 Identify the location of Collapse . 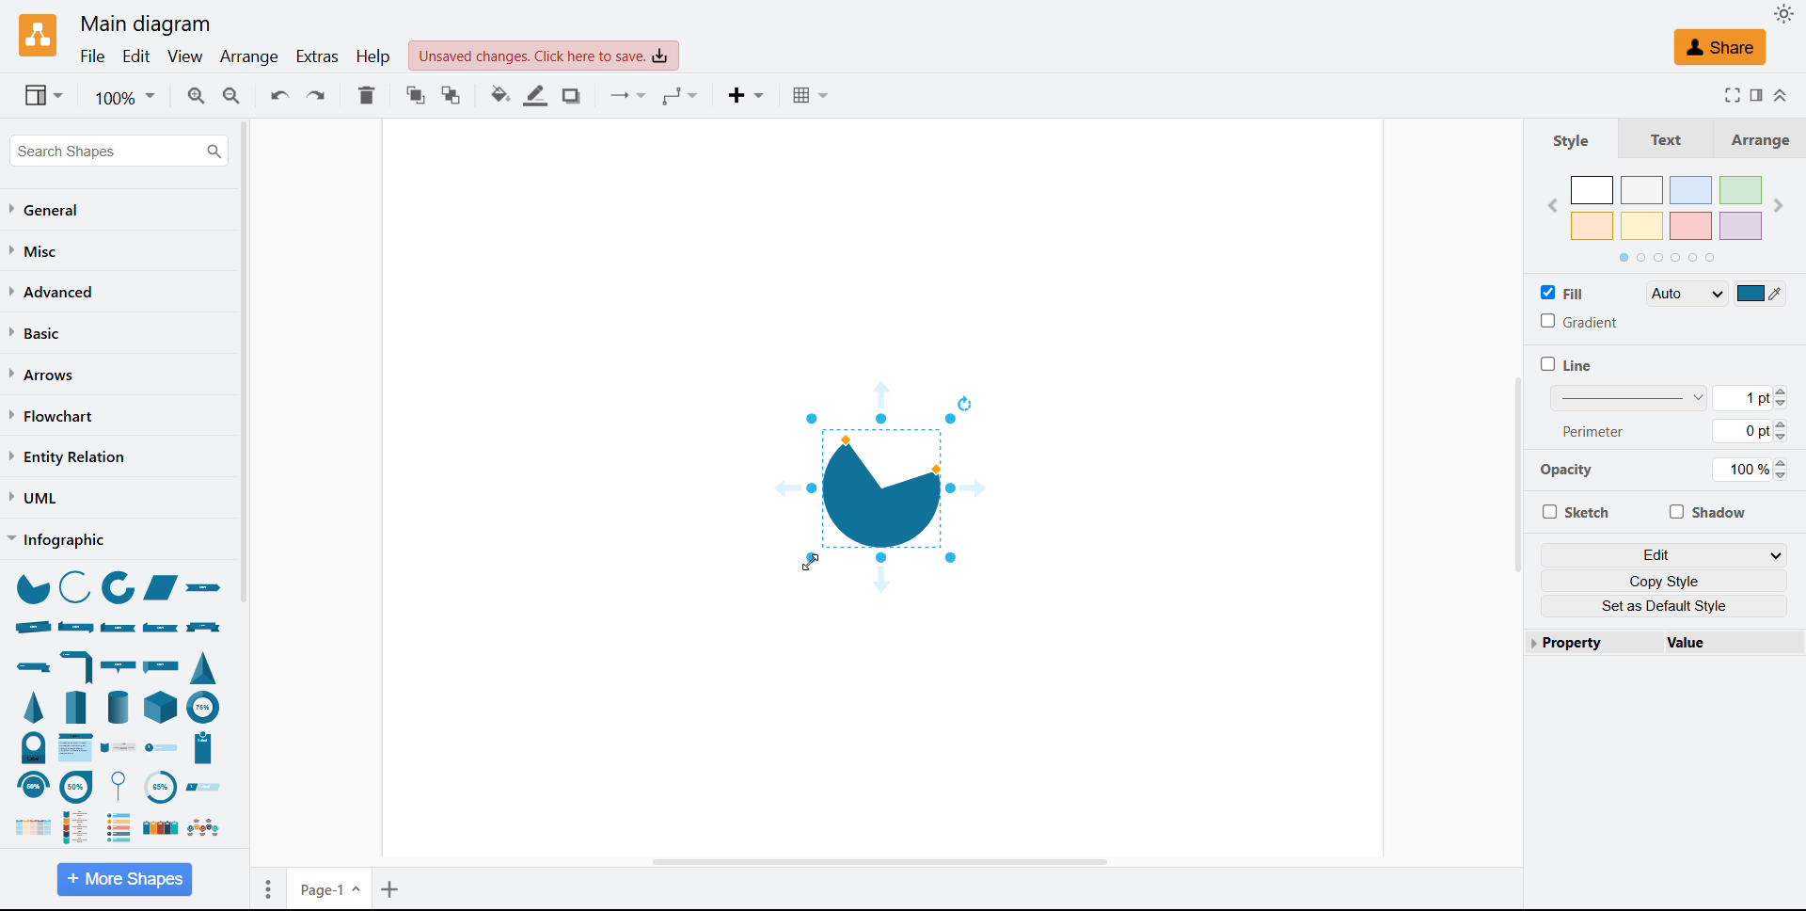
(1782, 96).